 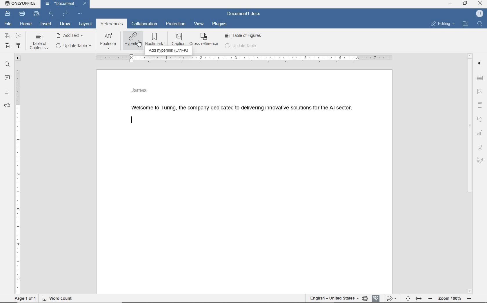 I want to click on image, so click(x=481, y=91).